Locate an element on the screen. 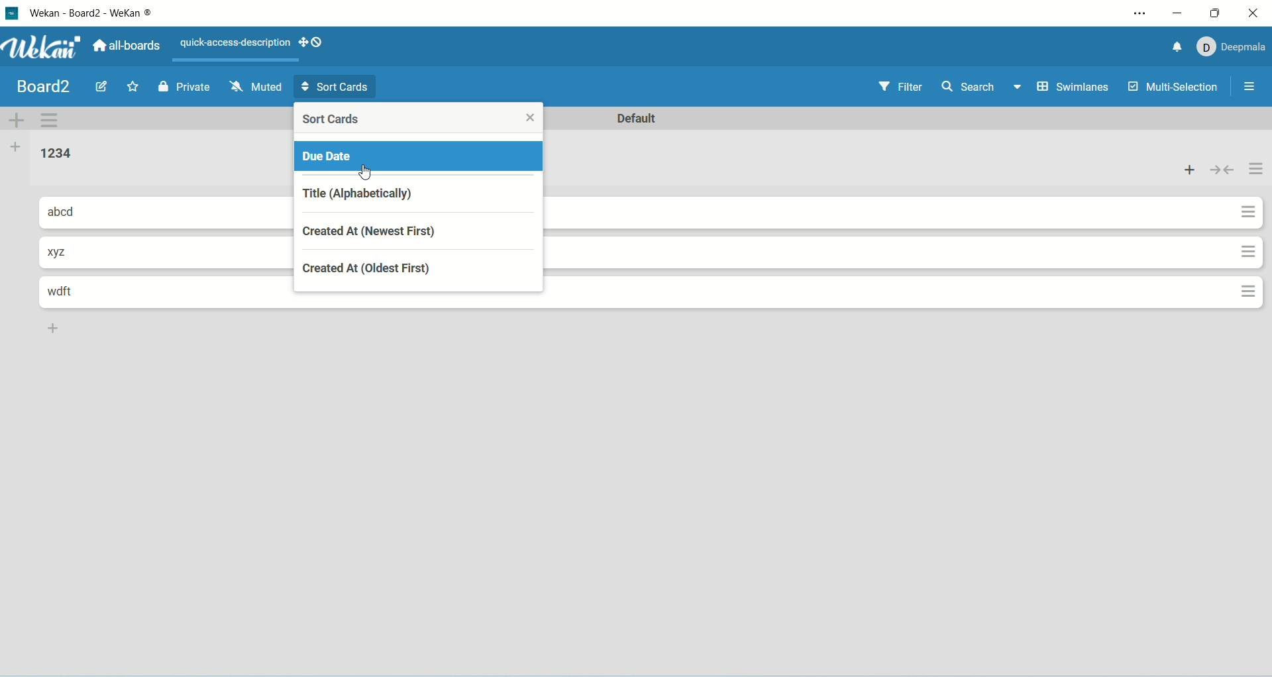 This screenshot has width=1272, height=677. show-desktop-drag-handles is located at coordinates (313, 43).